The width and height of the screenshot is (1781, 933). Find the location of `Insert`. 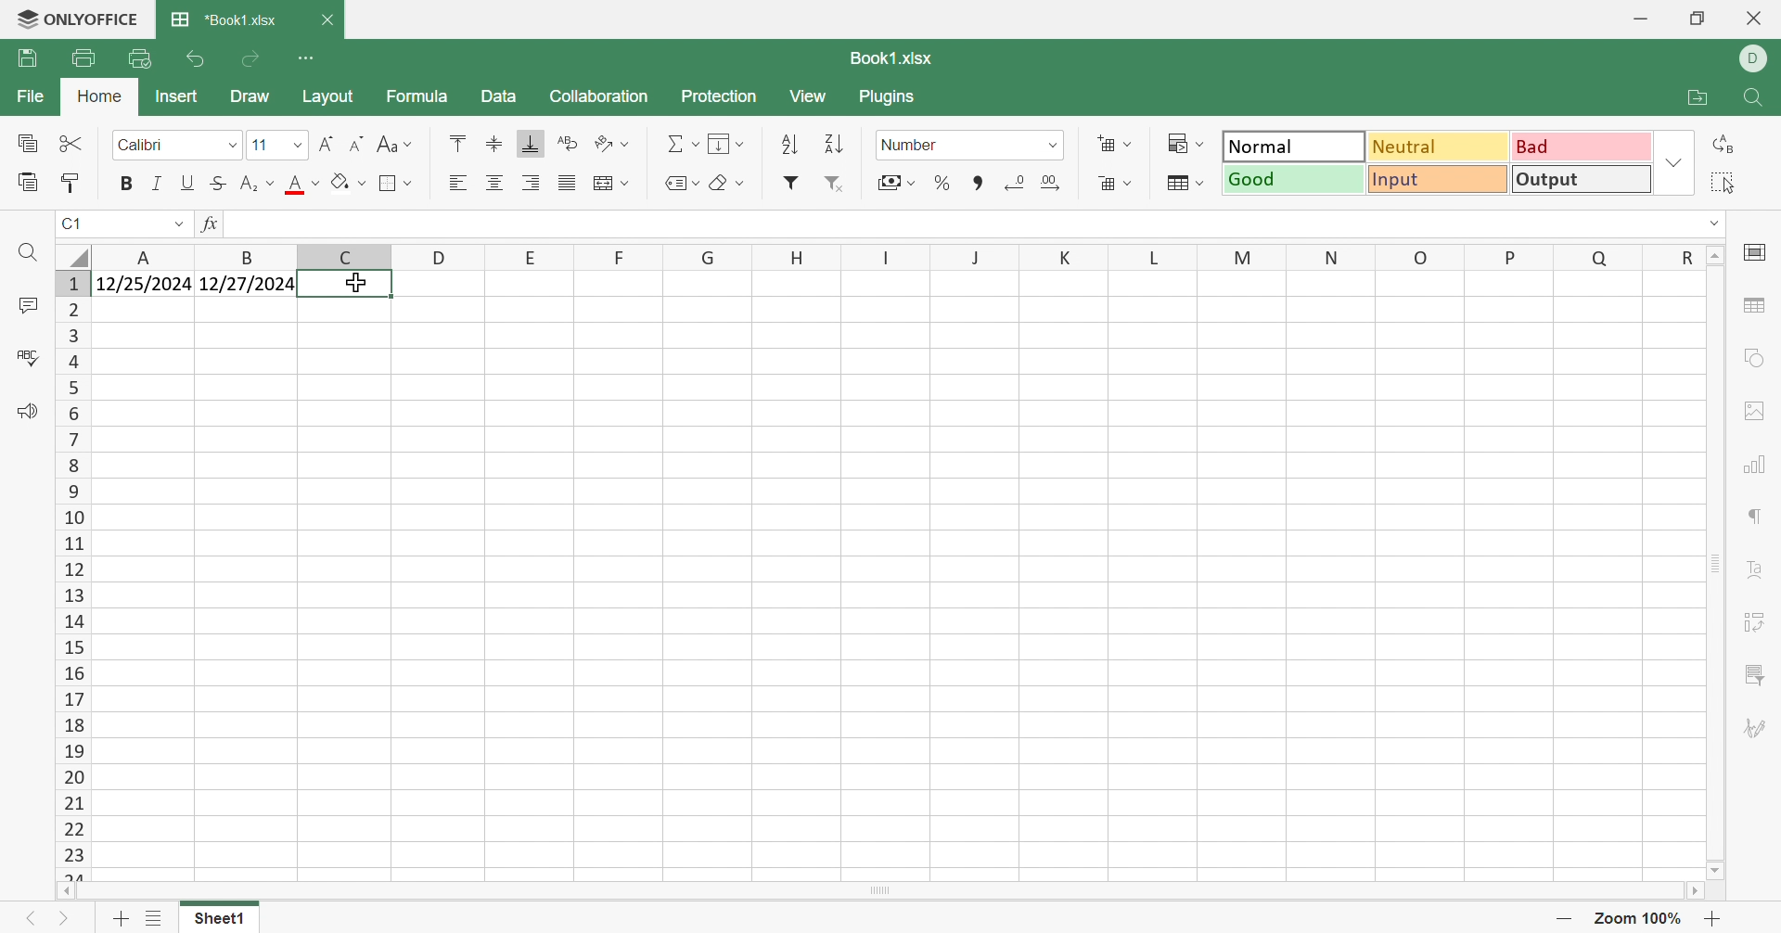

Insert is located at coordinates (176, 96).